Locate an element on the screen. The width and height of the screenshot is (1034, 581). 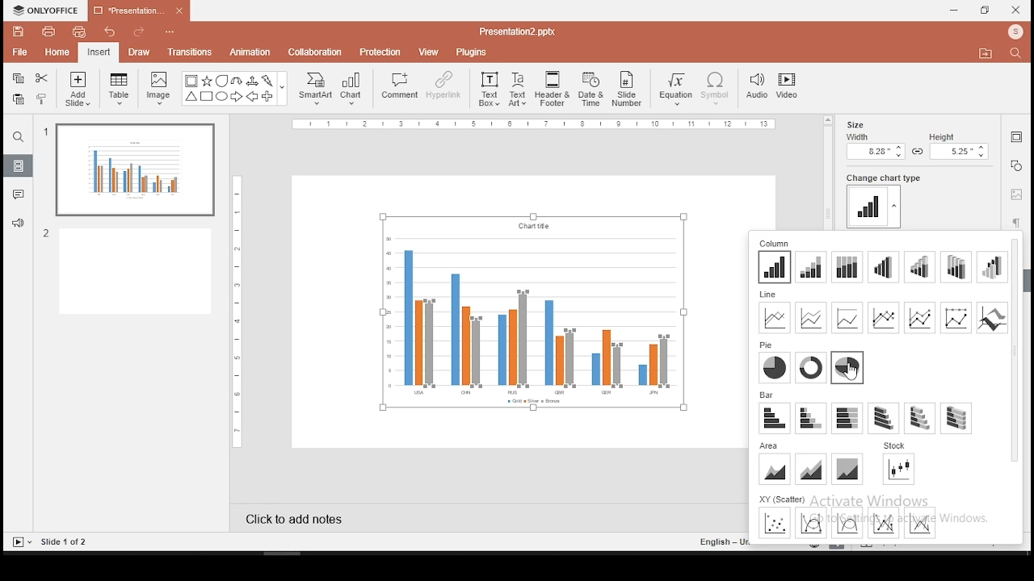
stock is located at coordinates (900, 470).